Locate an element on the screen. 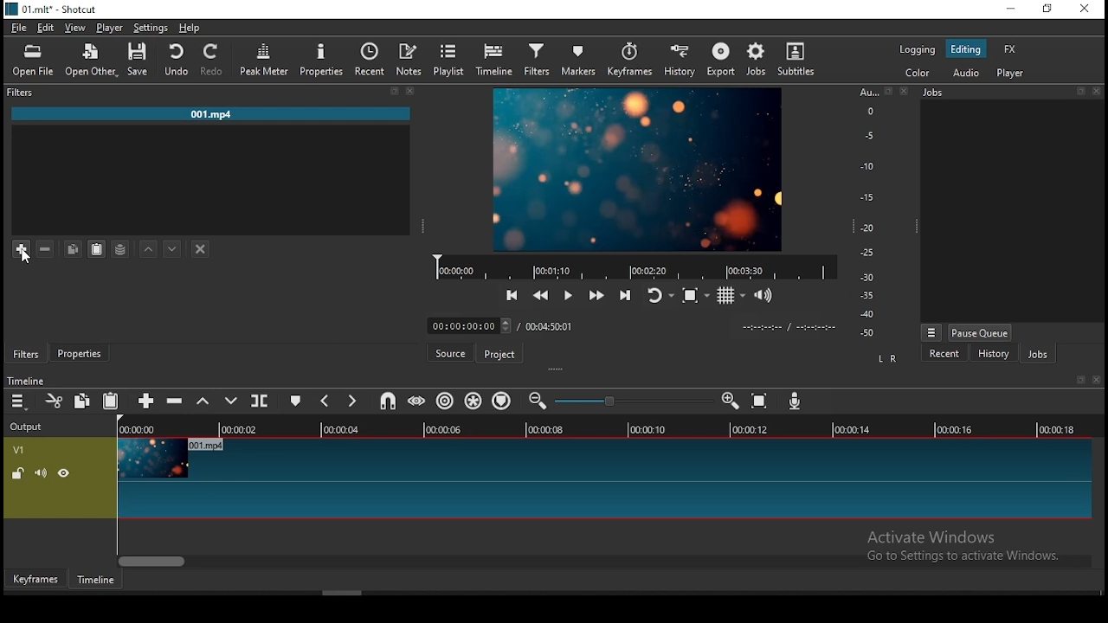 The height and width of the screenshot is (623, 1108). Output is located at coordinates (31, 427).